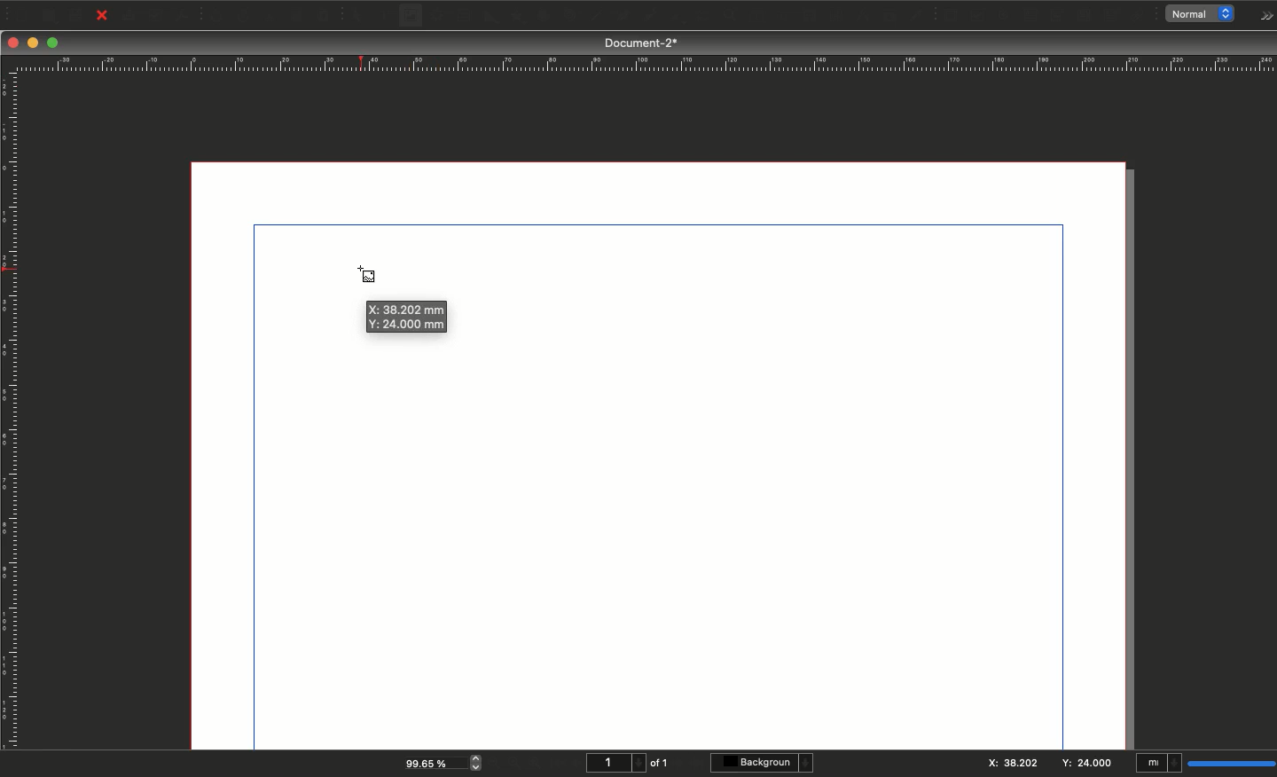  Describe the element at coordinates (675, 19) in the screenshot. I see `Rotate item` at that location.